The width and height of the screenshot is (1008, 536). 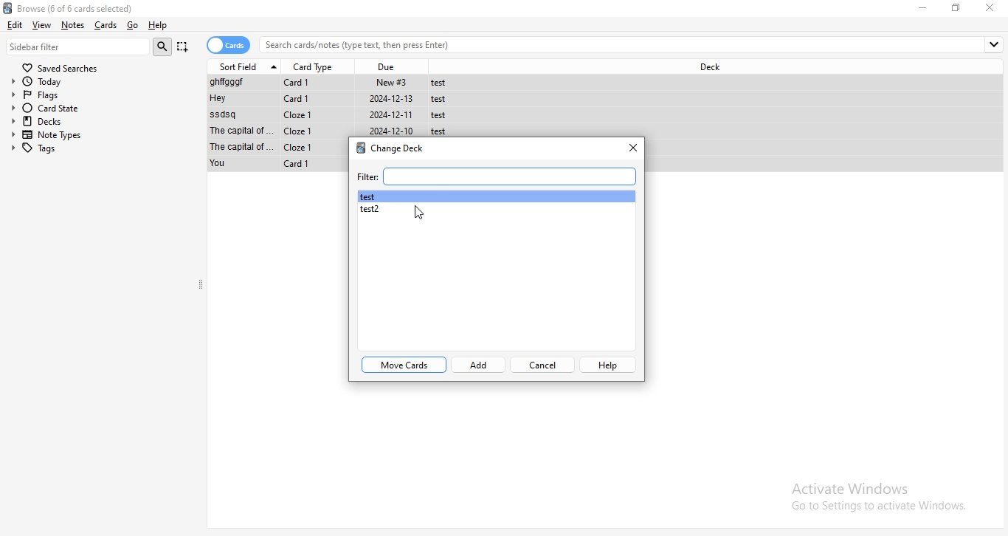 I want to click on change deck, so click(x=390, y=147).